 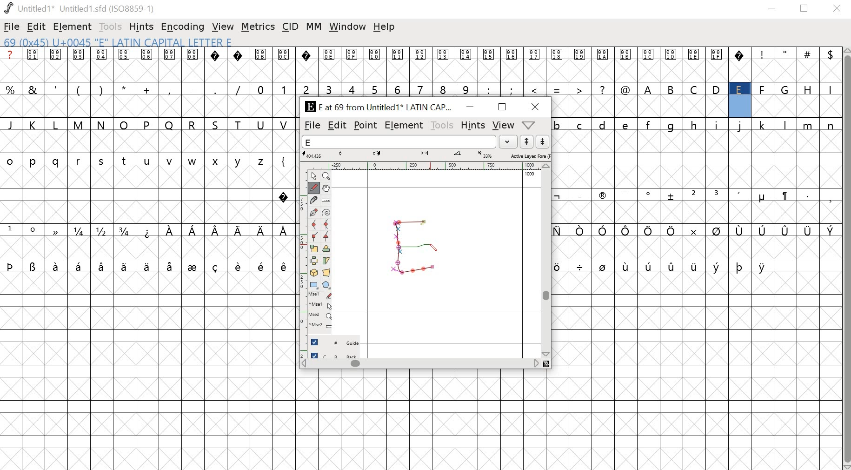 What do you see at coordinates (548, 261) in the screenshot?
I see `scrollbar` at bounding box center [548, 261].